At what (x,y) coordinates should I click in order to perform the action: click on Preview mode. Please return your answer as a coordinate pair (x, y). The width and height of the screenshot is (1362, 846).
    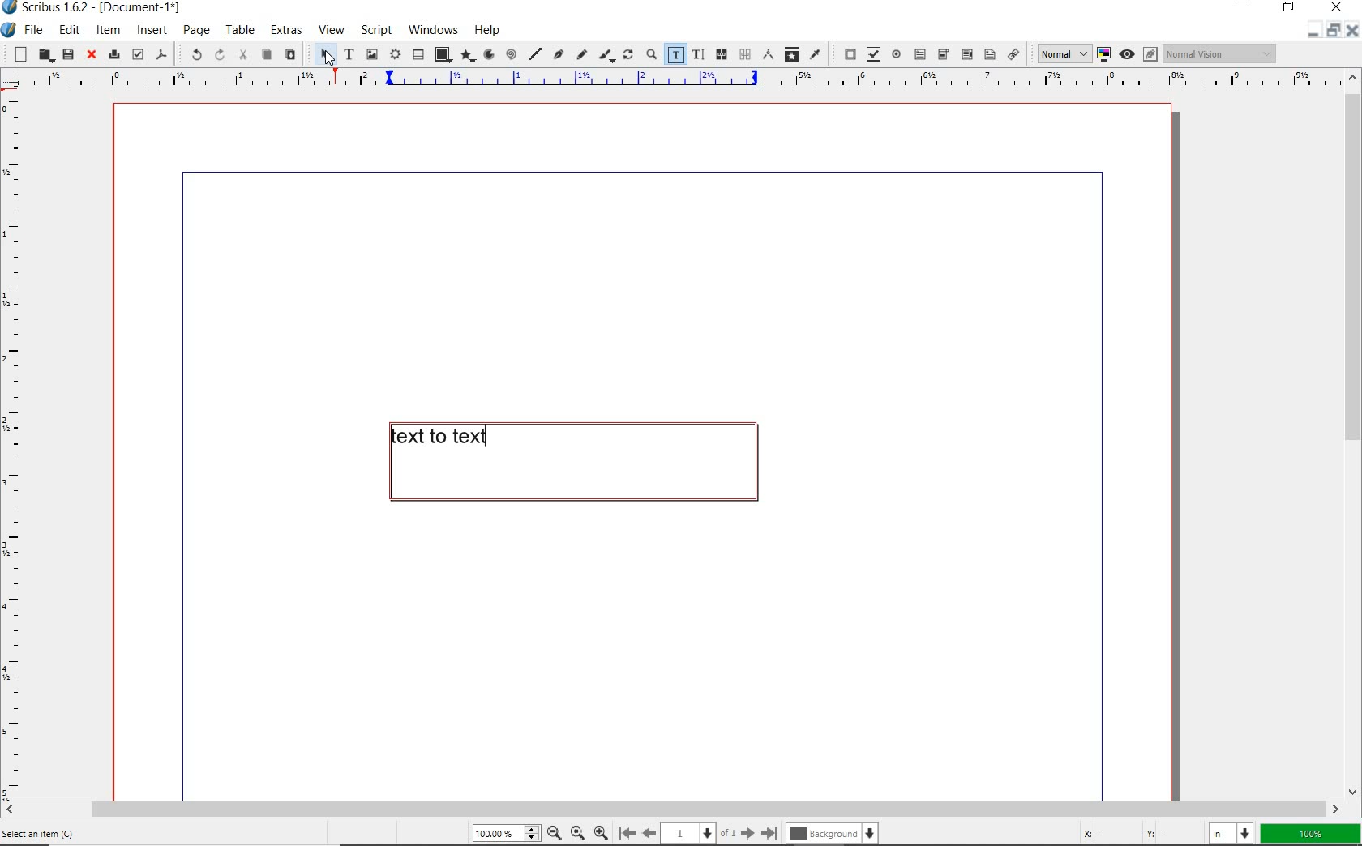
    Looking at the image, I should click on (1126, 53).